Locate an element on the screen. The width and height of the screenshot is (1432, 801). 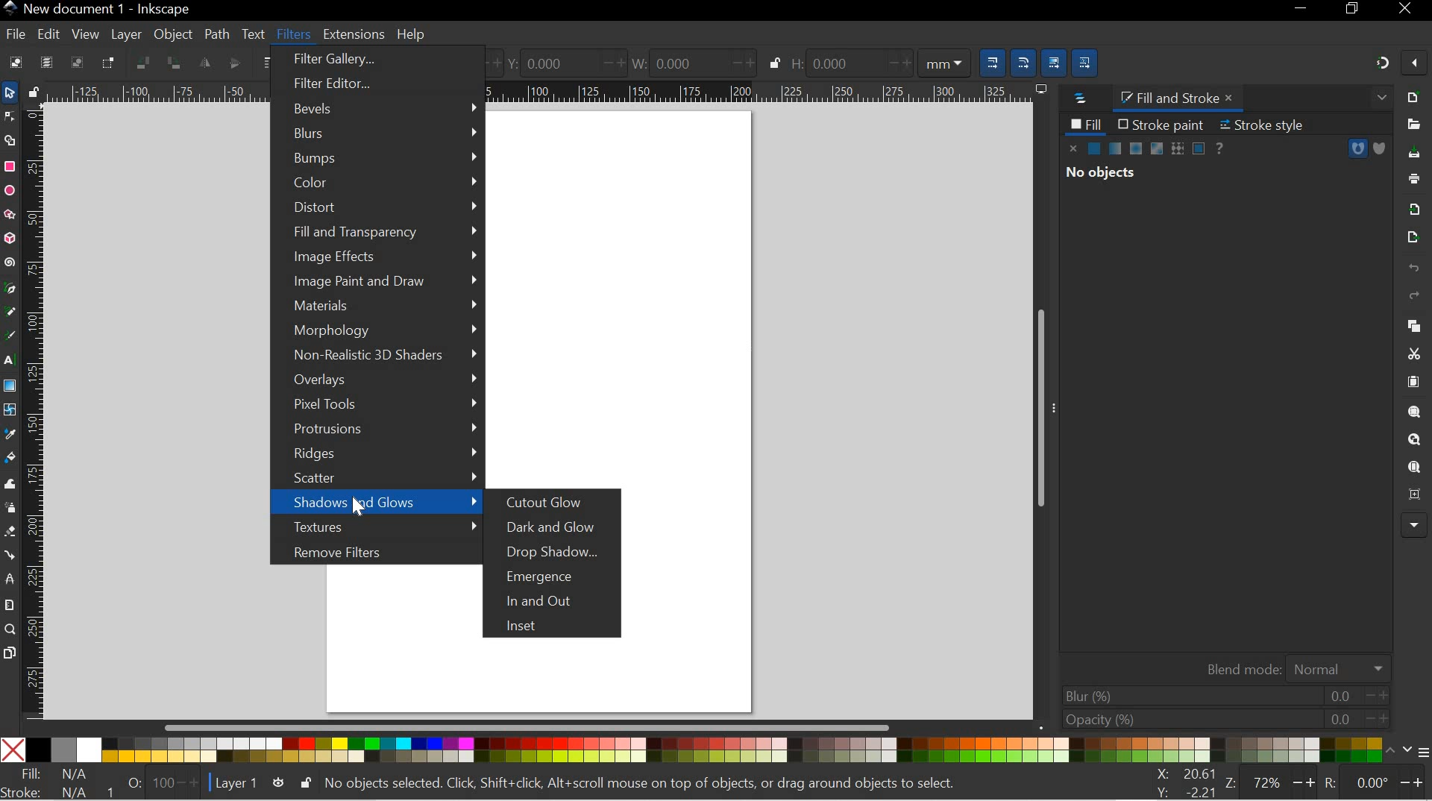
SHAPES AND TOOLS is located at coordinates (9, 387).